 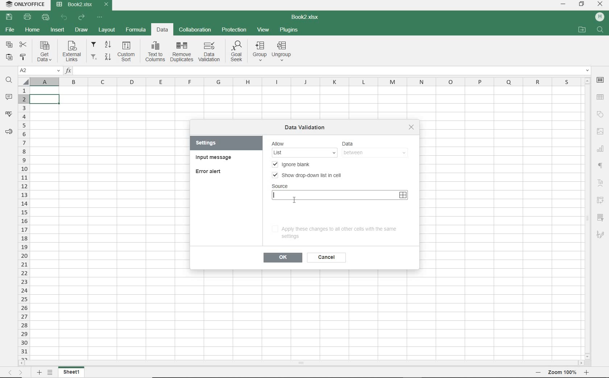 What do you see at coordinates (211, 171) in the screenshot?
I see `error alert` at bounding box center [211, 171].